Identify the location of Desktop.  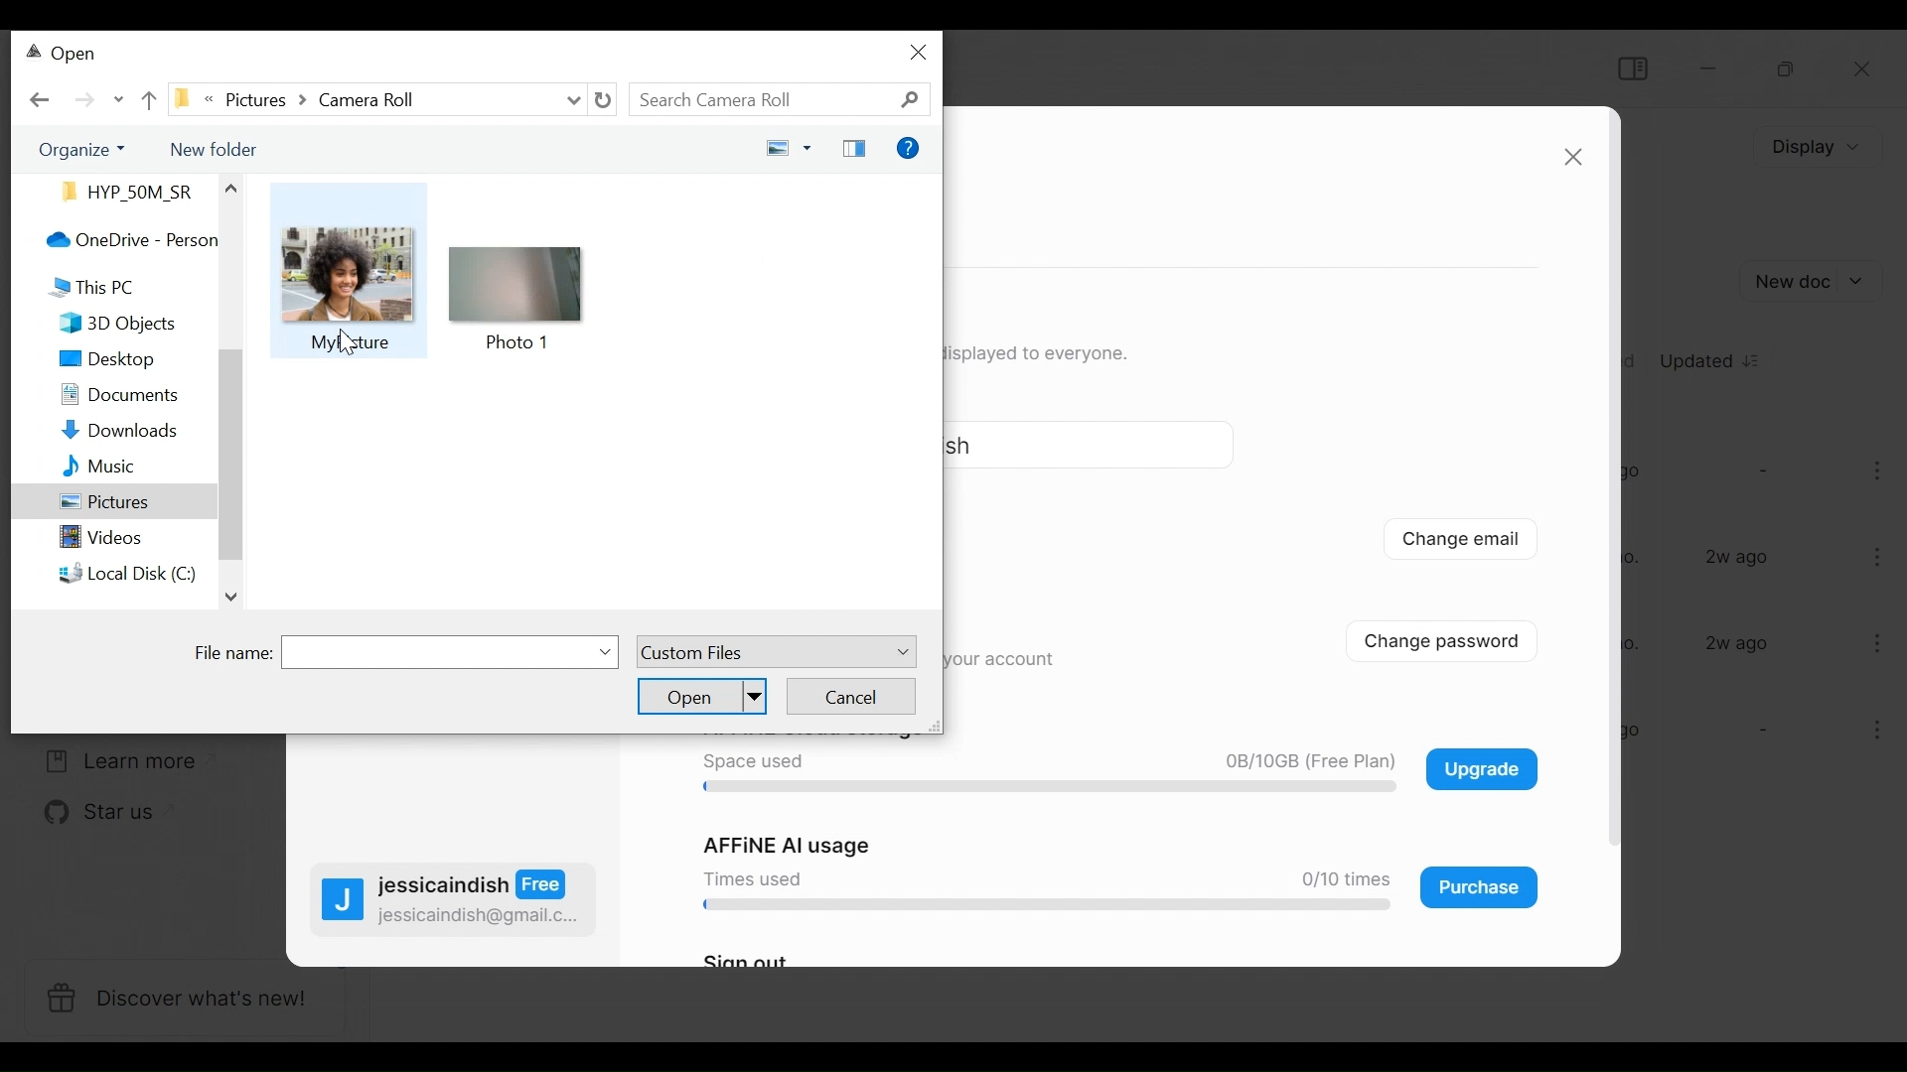
(104, 360).